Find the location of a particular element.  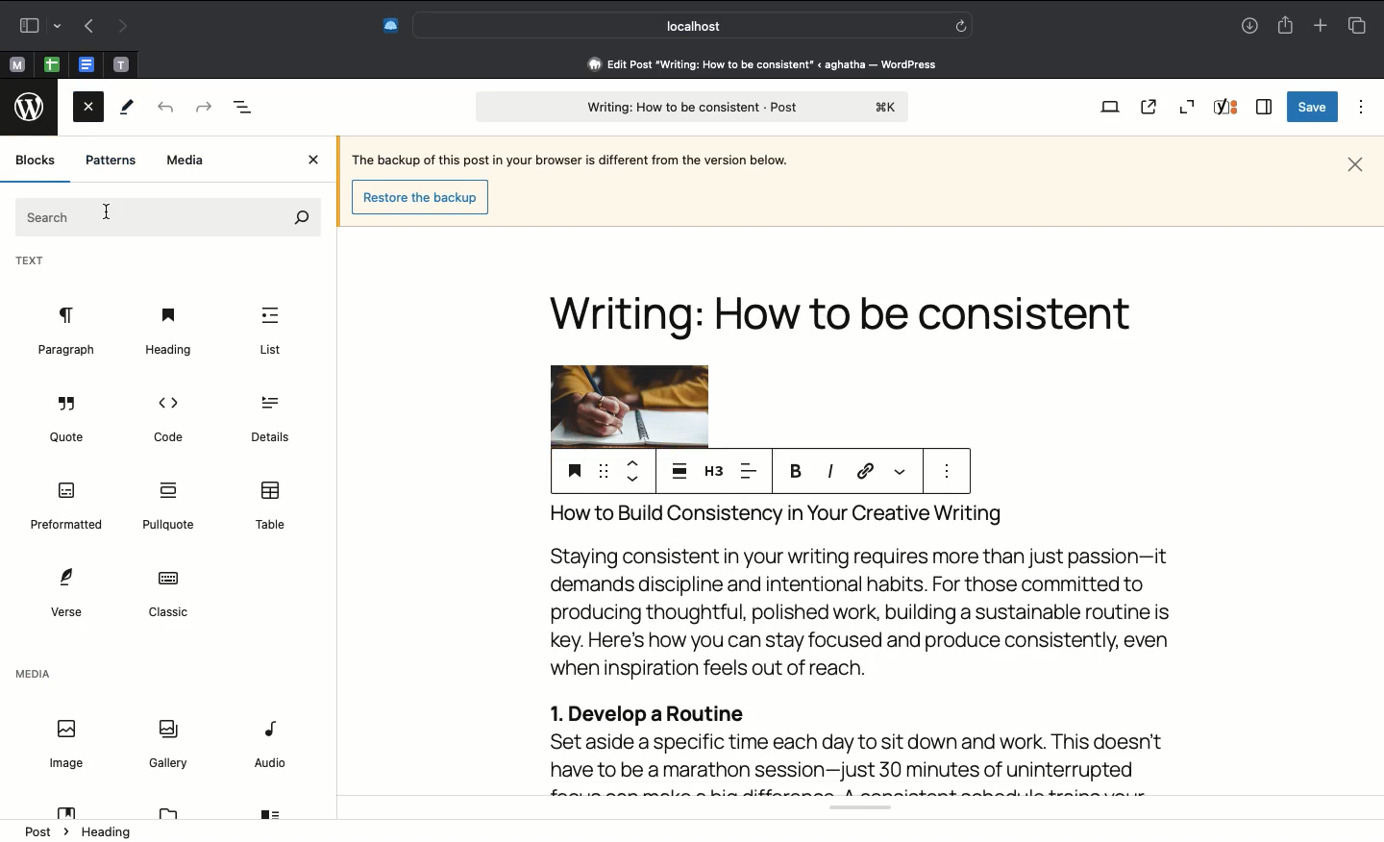

Yoast is located at coordinates (1227, 108).